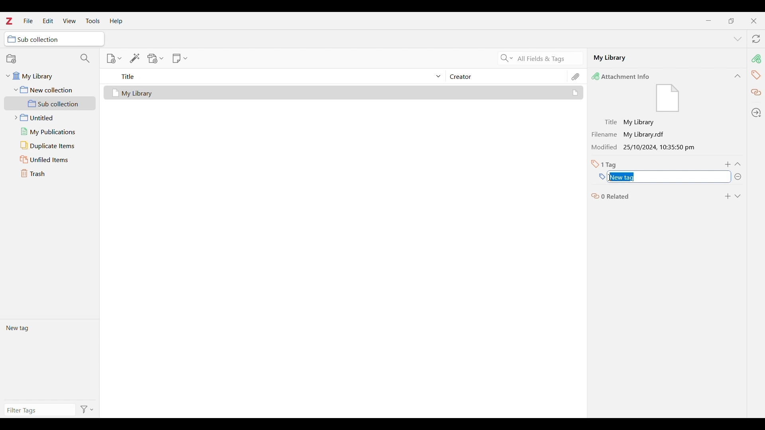 The image size is (765, 430). Describe the element at coordinates (738, 76) in the screenshot. I see `Collapse` at that location.